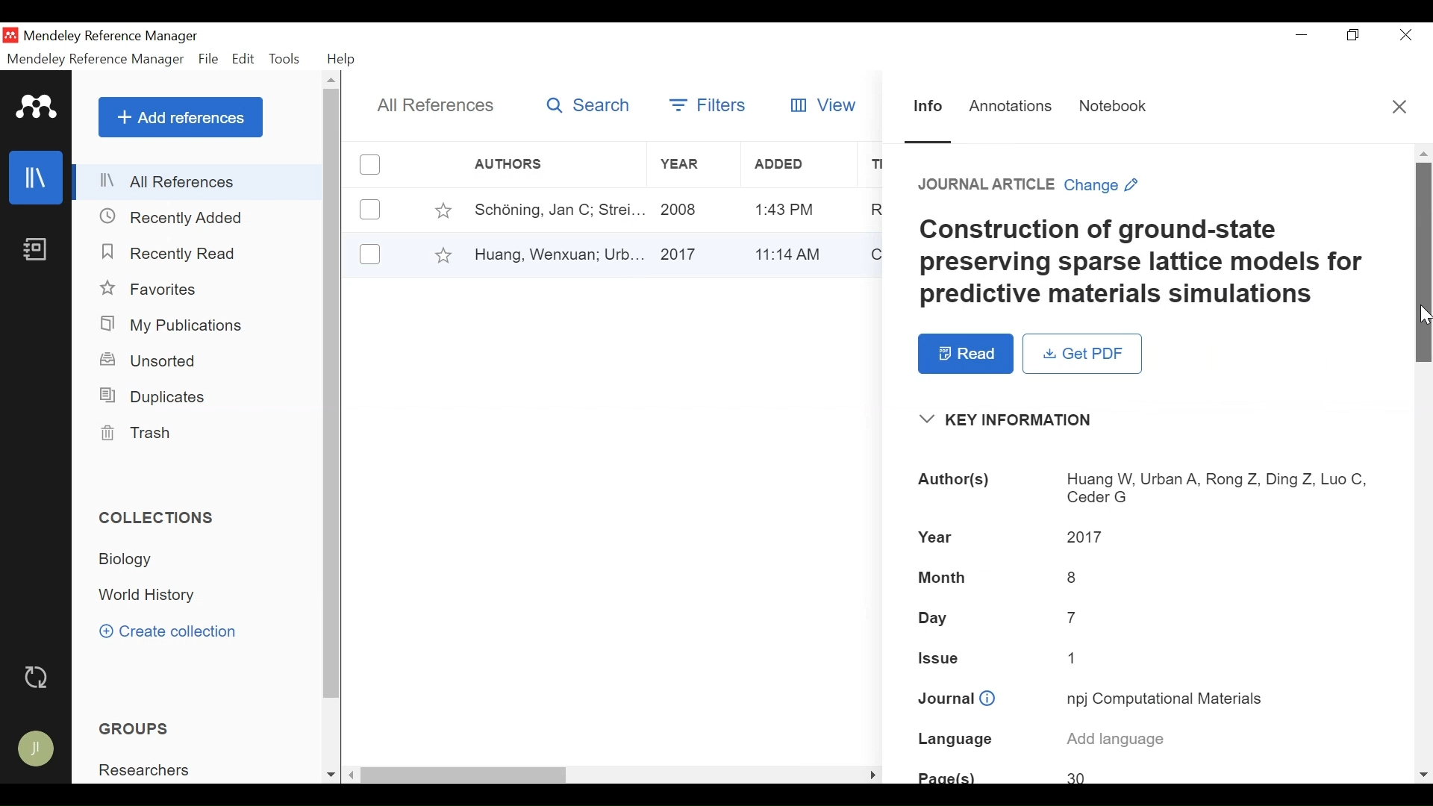 The image size is (1433, 806). What do you see at coordinates (691, 253) in the screenshot?
I see `Year` at bounding box center [691, 253].